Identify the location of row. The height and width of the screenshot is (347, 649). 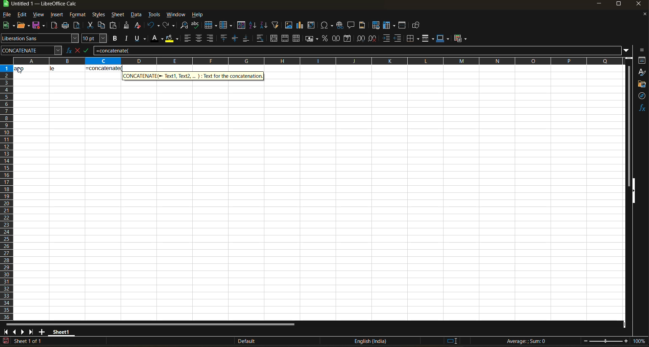
(211, 25).